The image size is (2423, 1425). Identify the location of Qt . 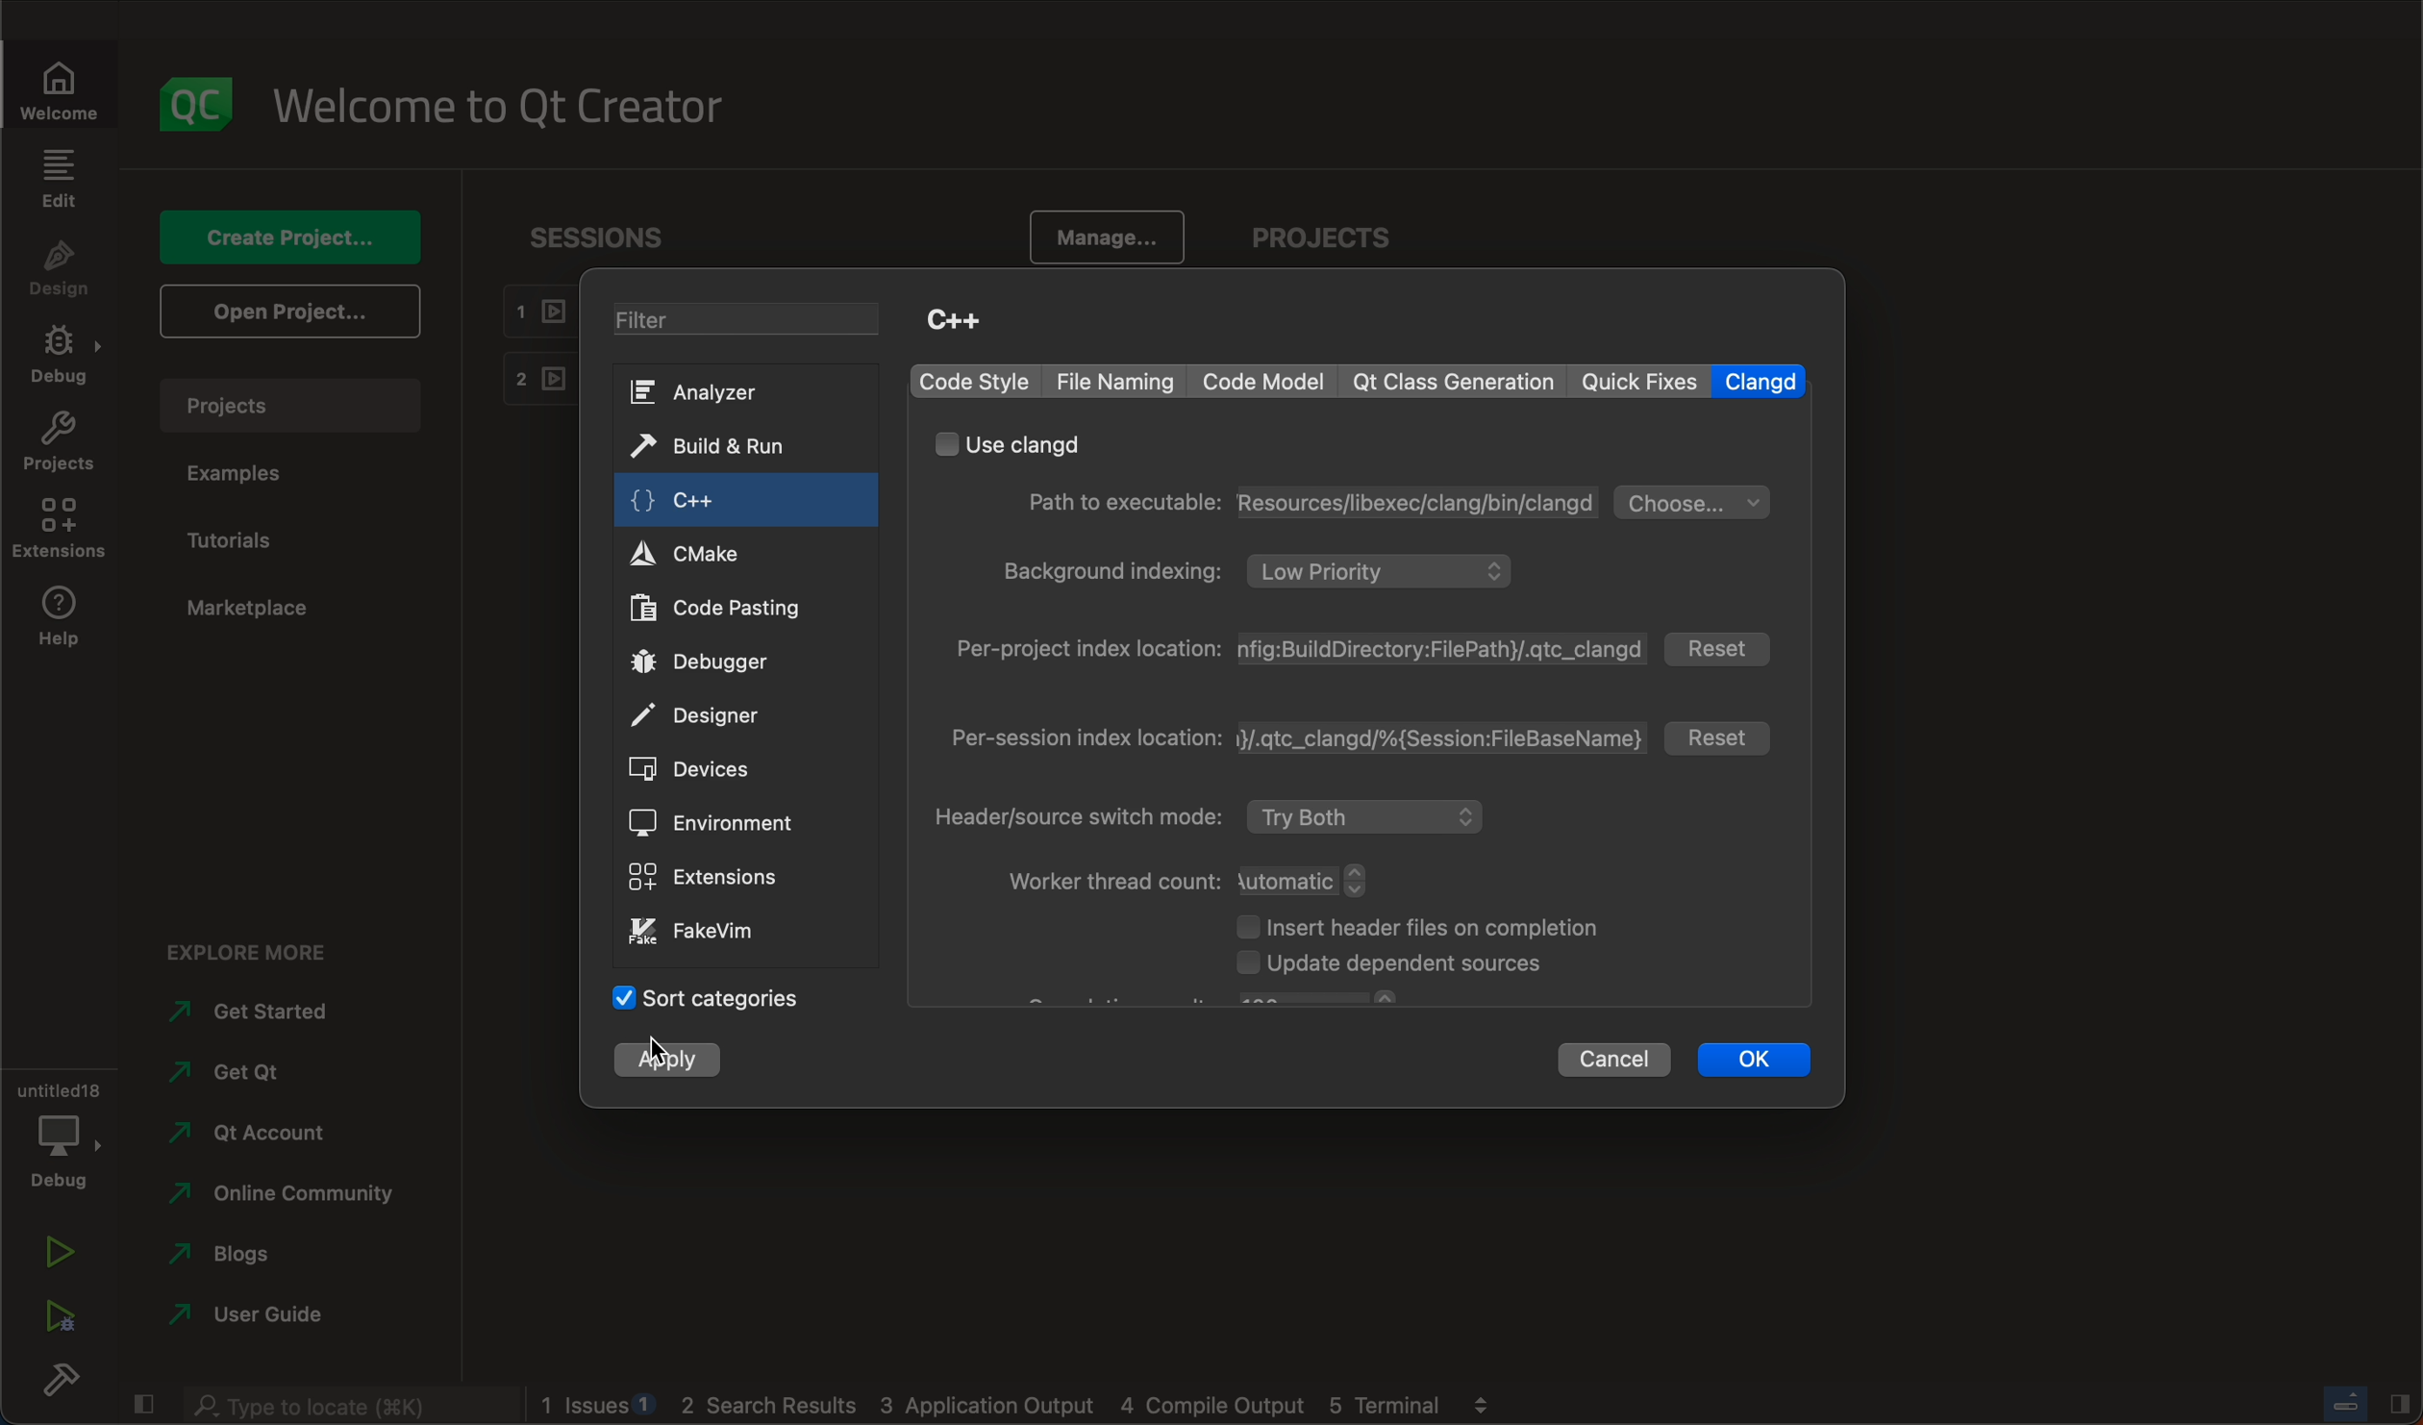
(721, 823).